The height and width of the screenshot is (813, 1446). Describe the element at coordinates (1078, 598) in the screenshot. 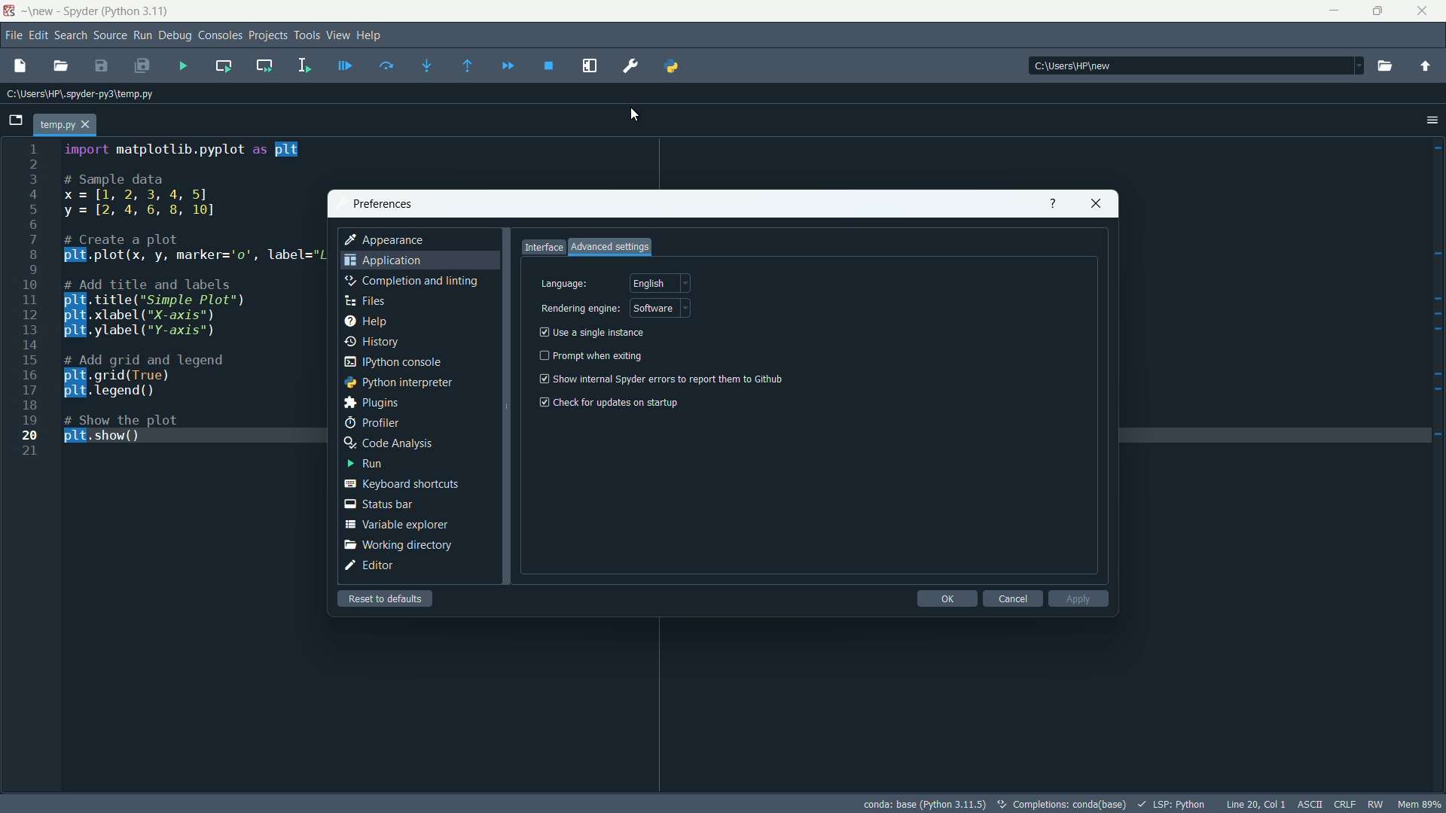

I see `apply` at that location.